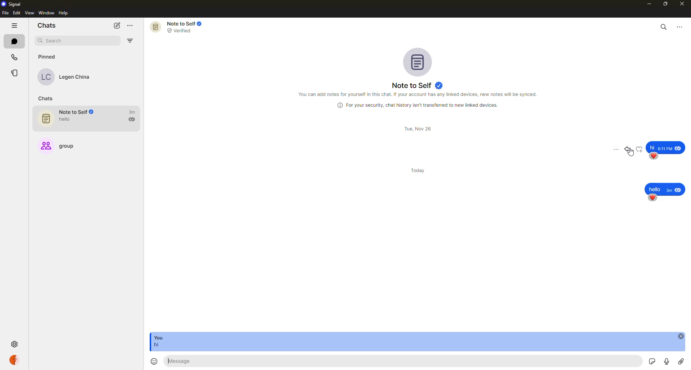 The width and height of the screenshot is (691, 370). Describe the element at coordinates (45, 98) in the screenshot. I see `chats` at that location.